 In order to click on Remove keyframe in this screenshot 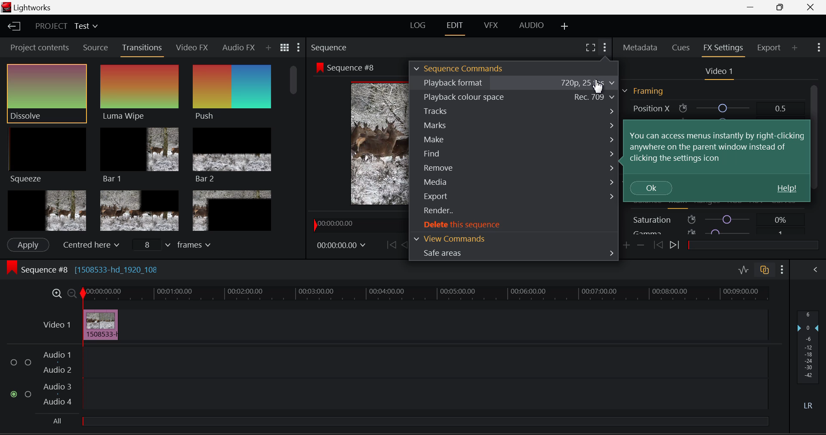, I will do `click(641, 245)`.